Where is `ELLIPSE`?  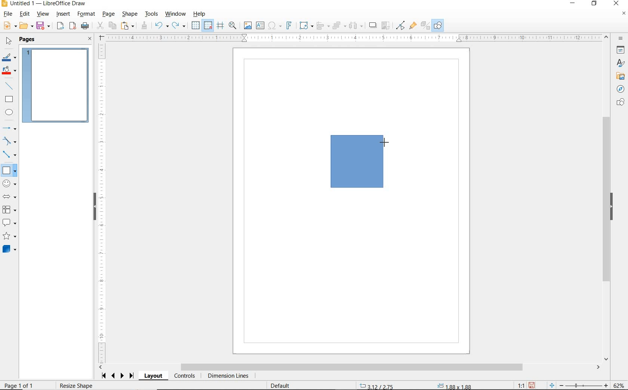 ELLIPSE is located at coordinates (10, 112).